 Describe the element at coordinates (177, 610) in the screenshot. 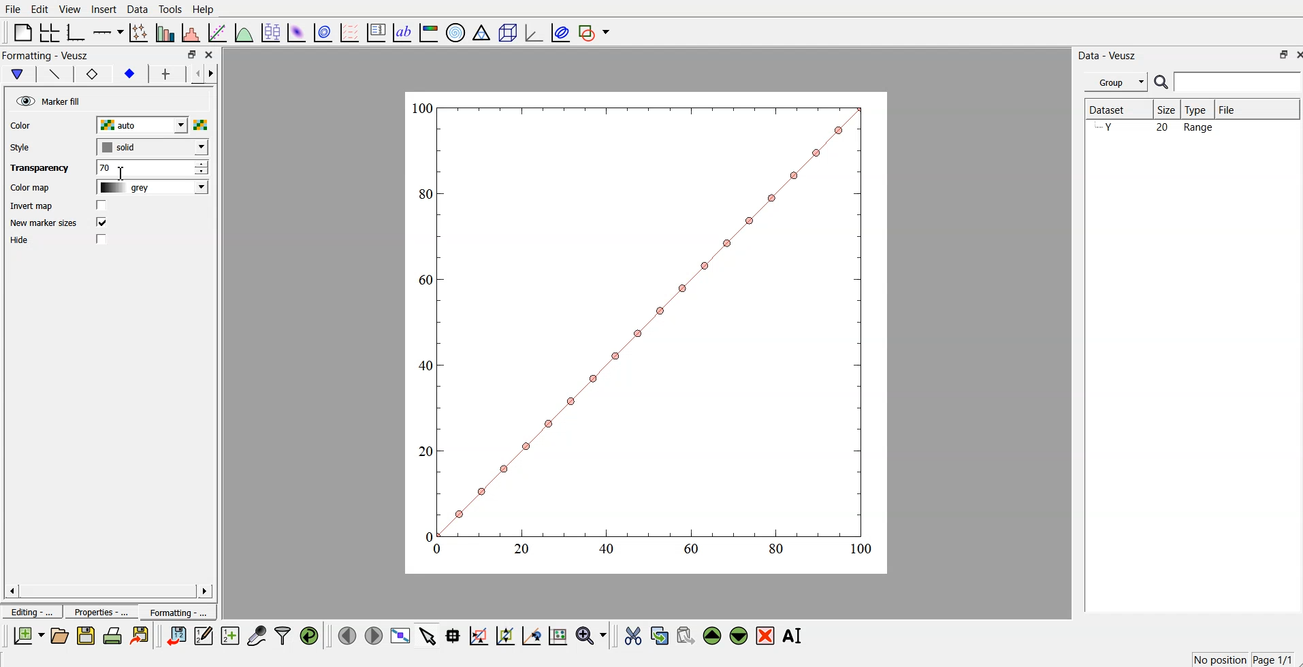

I see `Formatting` at that location.